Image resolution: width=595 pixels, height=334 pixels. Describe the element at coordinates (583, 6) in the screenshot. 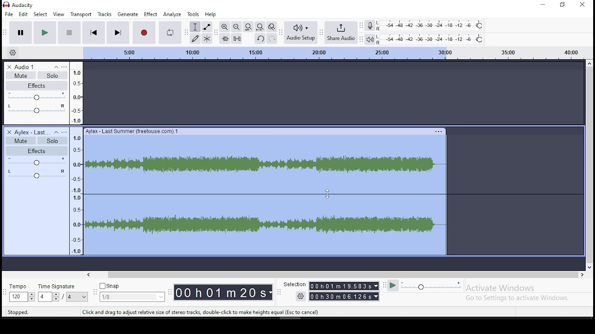

I see `close window` at that location.